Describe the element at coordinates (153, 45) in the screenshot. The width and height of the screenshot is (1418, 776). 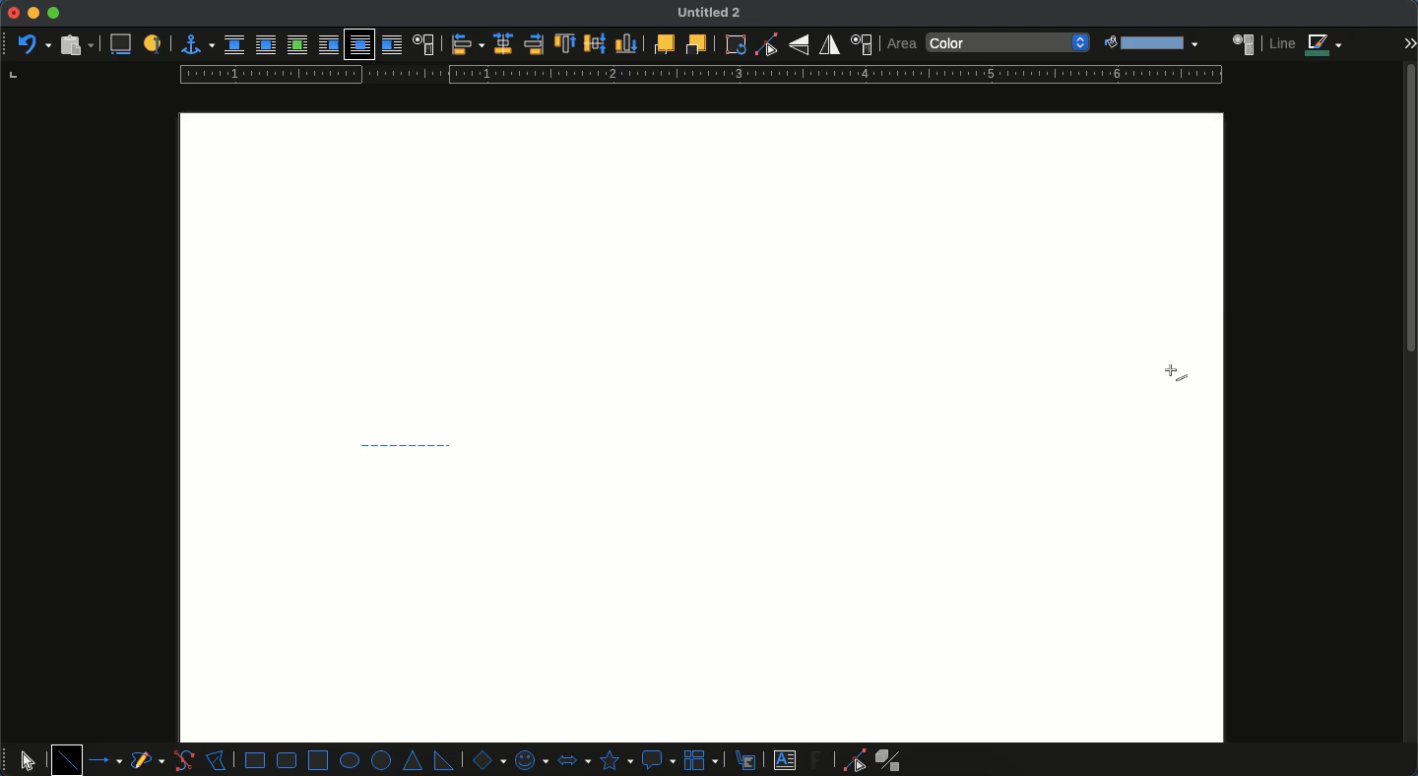
I see `a label to identify object` at that location.